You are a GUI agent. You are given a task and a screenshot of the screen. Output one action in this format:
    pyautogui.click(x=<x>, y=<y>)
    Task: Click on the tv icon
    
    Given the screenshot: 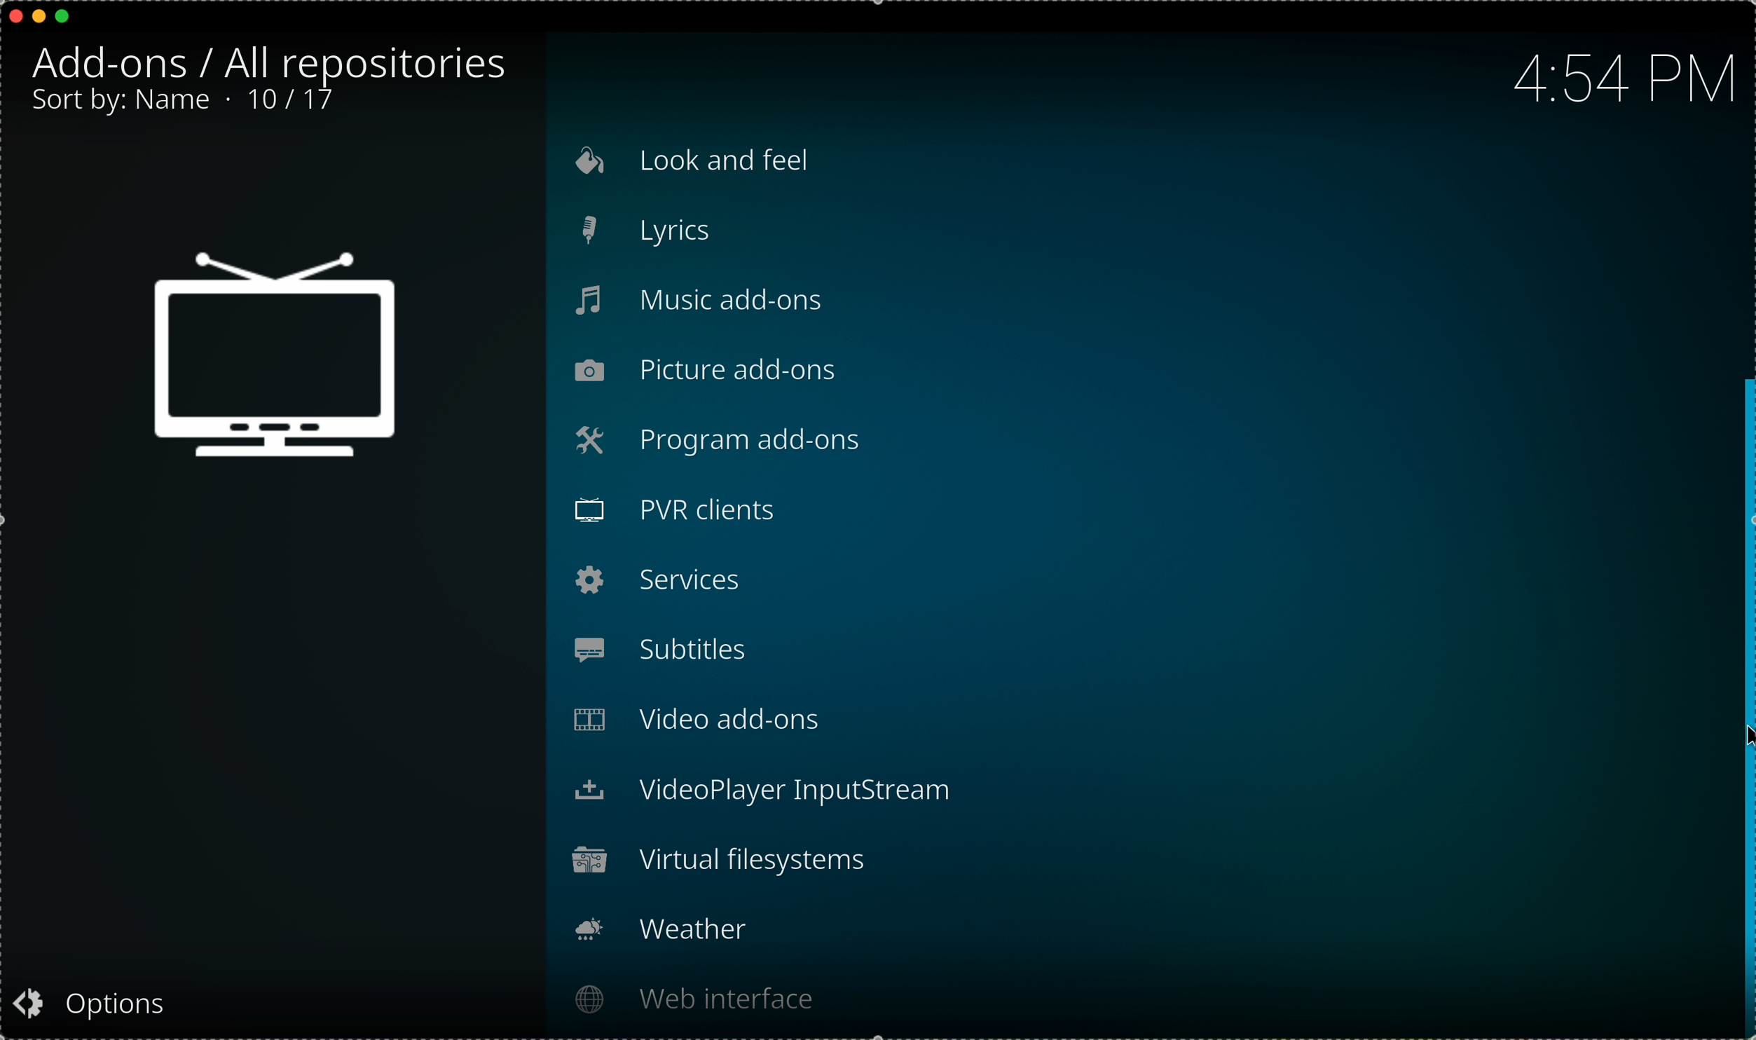 What is the action you would take?
    pyautogui.click(x=279, y=364)
    